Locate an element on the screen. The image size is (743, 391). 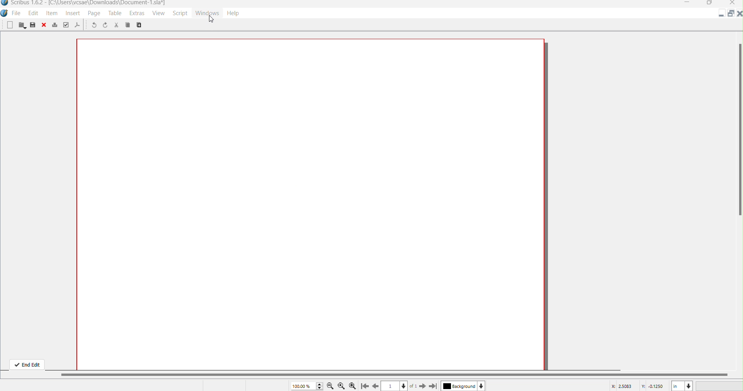
blank is located at coordinates (10, 26).